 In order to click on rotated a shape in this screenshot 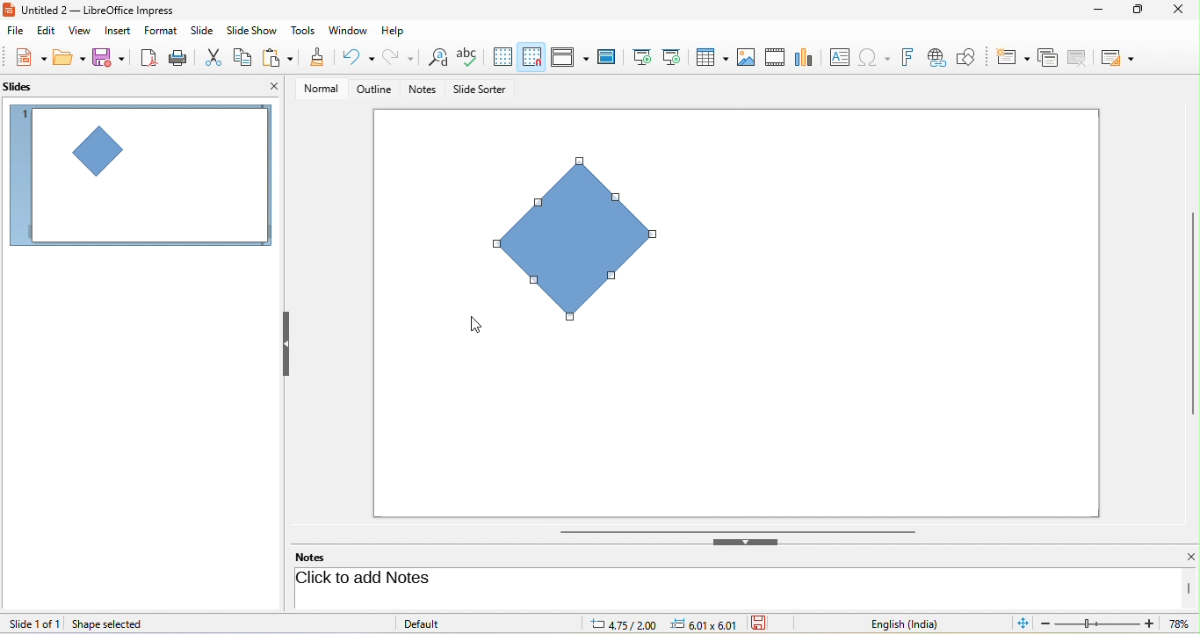, I will do `click(139, 175)`.